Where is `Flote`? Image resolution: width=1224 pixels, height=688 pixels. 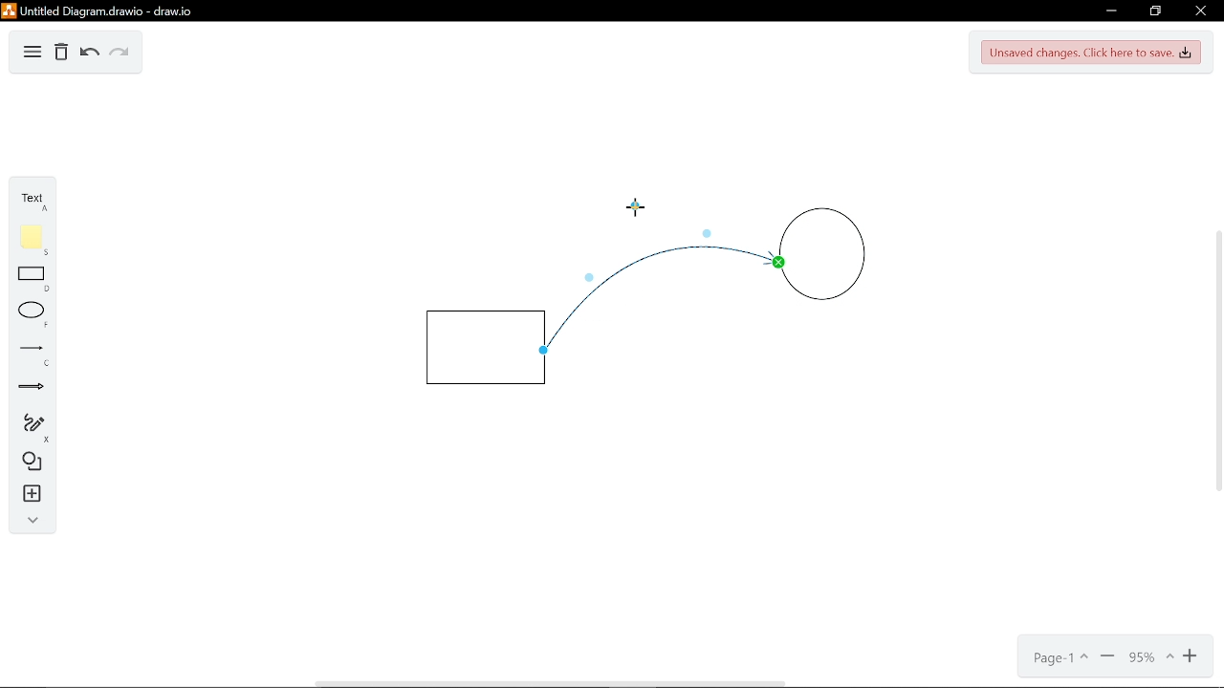 Flote is located at coordinates (29, 240).